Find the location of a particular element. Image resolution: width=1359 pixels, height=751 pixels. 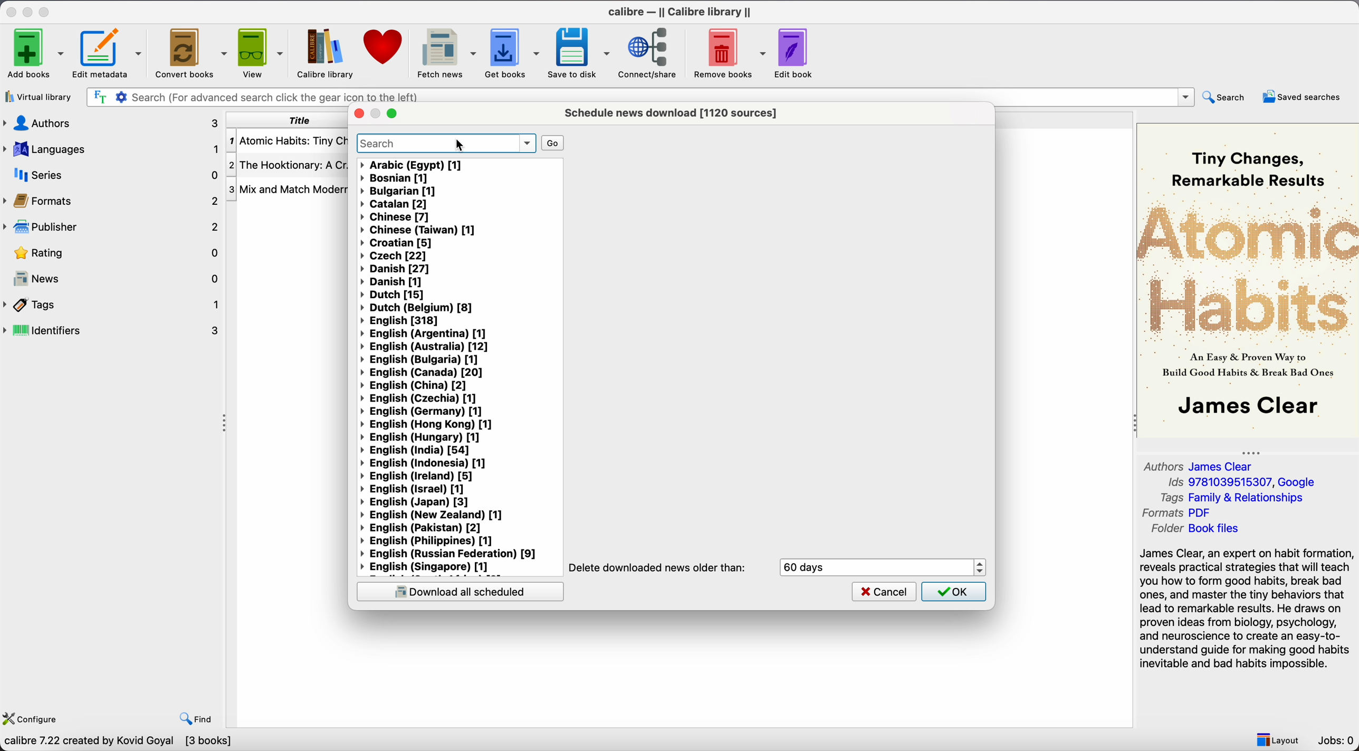

Tags Family & Relationships is located at coordinates (1237, 497).